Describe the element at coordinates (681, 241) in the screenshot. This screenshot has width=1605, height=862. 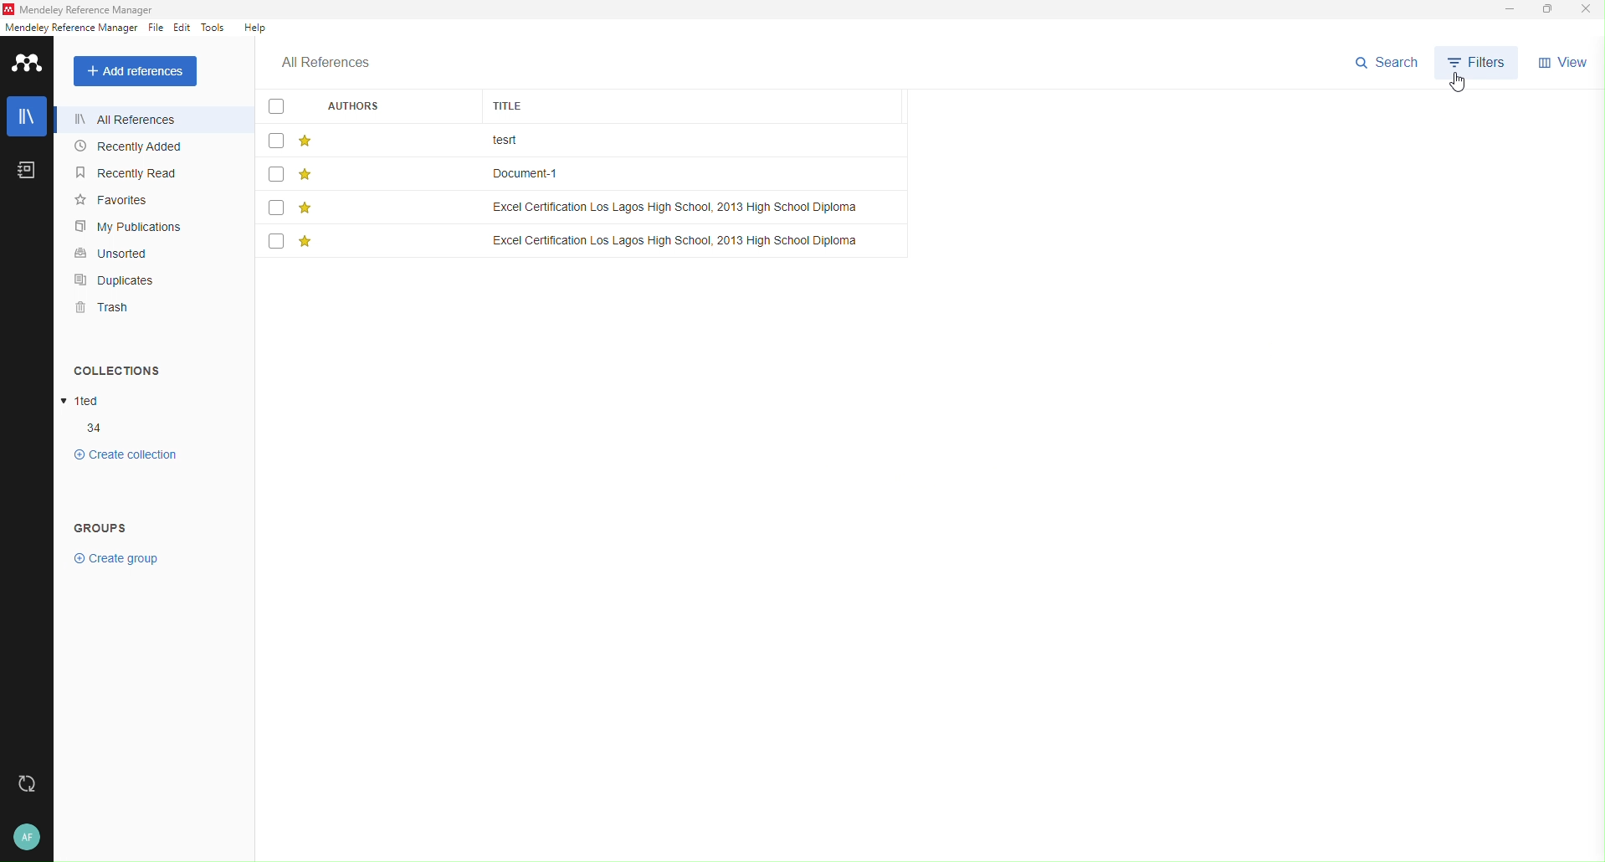
I see `title` at that location.